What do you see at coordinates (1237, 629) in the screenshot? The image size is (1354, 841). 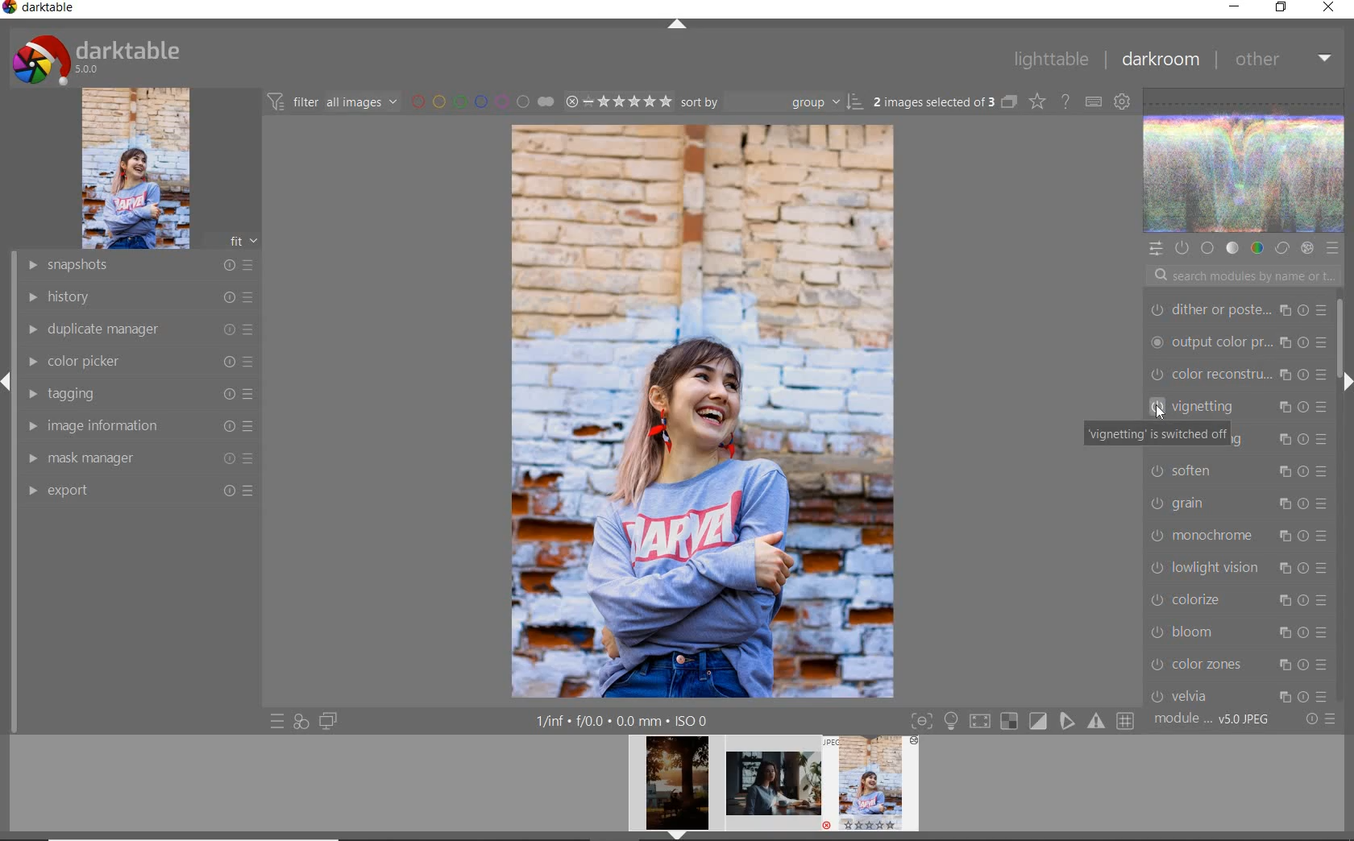 I see `haze removal` at bounding box center [1237, 629].